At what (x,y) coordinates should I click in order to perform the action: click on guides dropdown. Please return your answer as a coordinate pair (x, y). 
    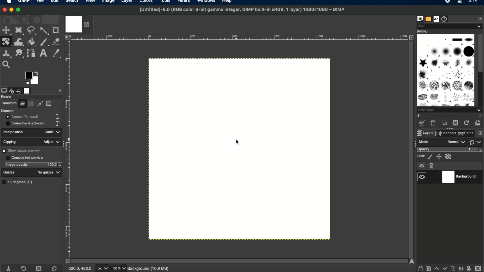
    Looking at the image, I should click on (58, 173).